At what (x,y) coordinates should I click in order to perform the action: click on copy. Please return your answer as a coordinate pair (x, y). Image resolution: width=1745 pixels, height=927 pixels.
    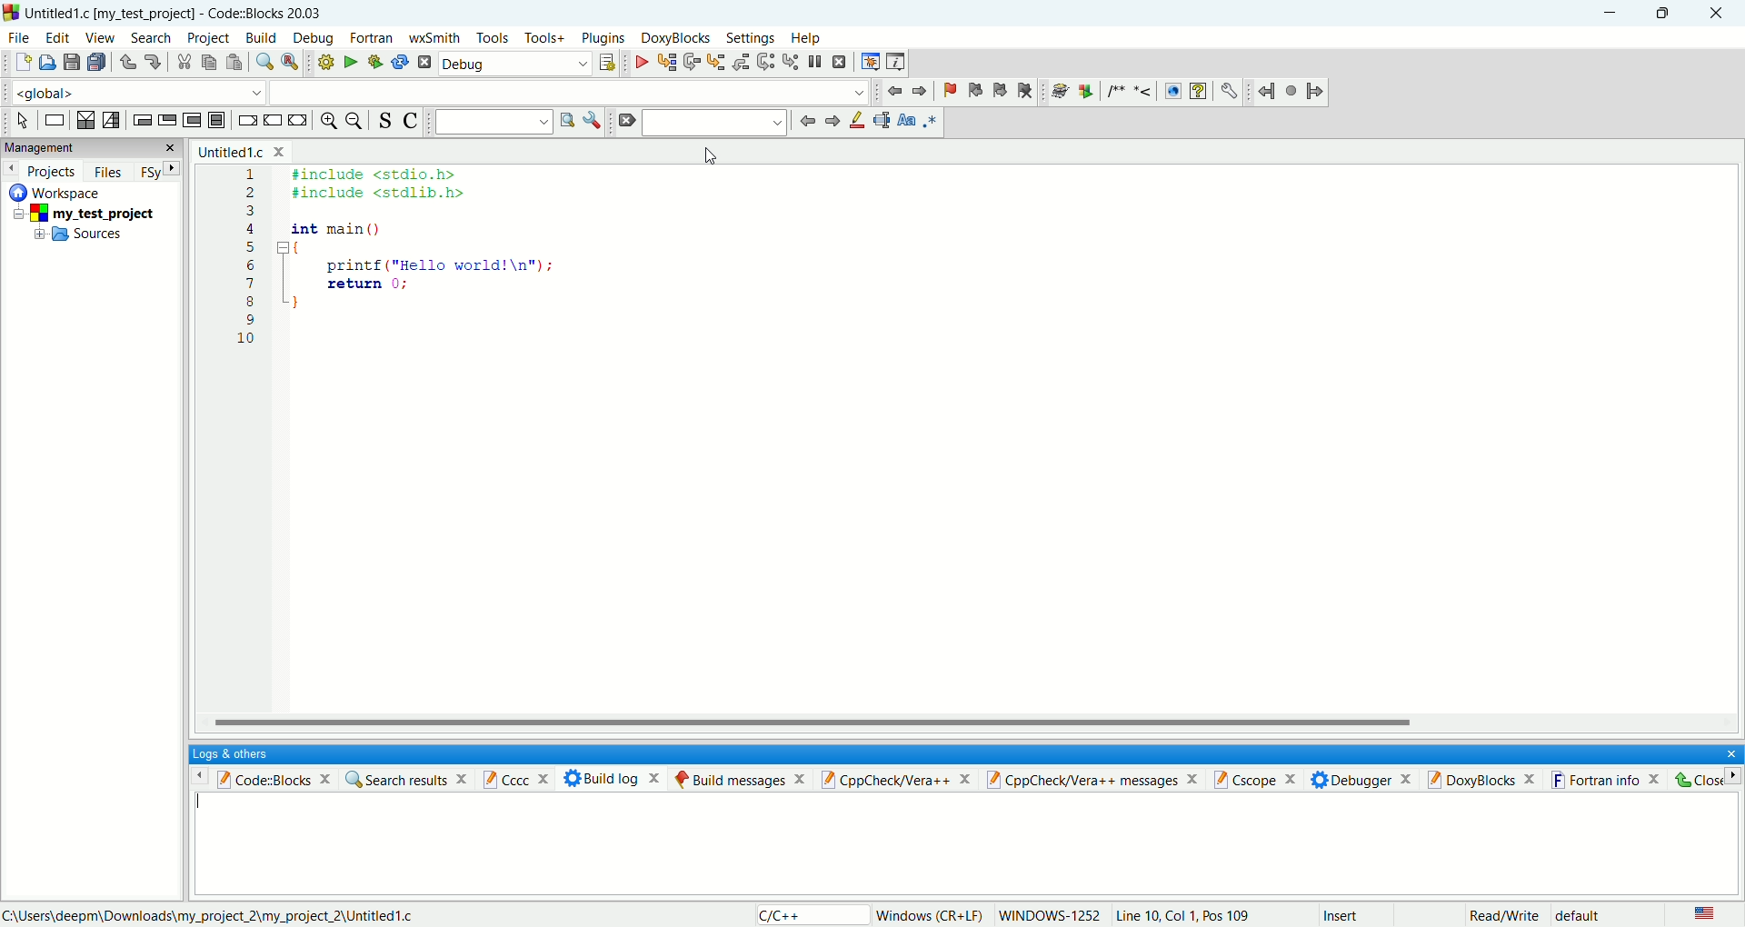
    Looking at the image, I should click on (209, 64).